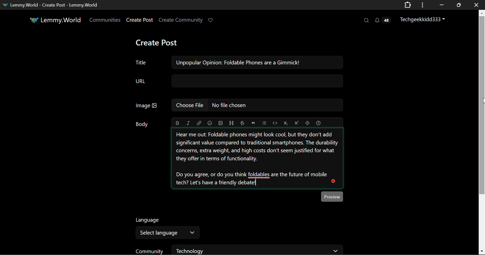  I want to click on Scroll Bar, so click(482, 131).